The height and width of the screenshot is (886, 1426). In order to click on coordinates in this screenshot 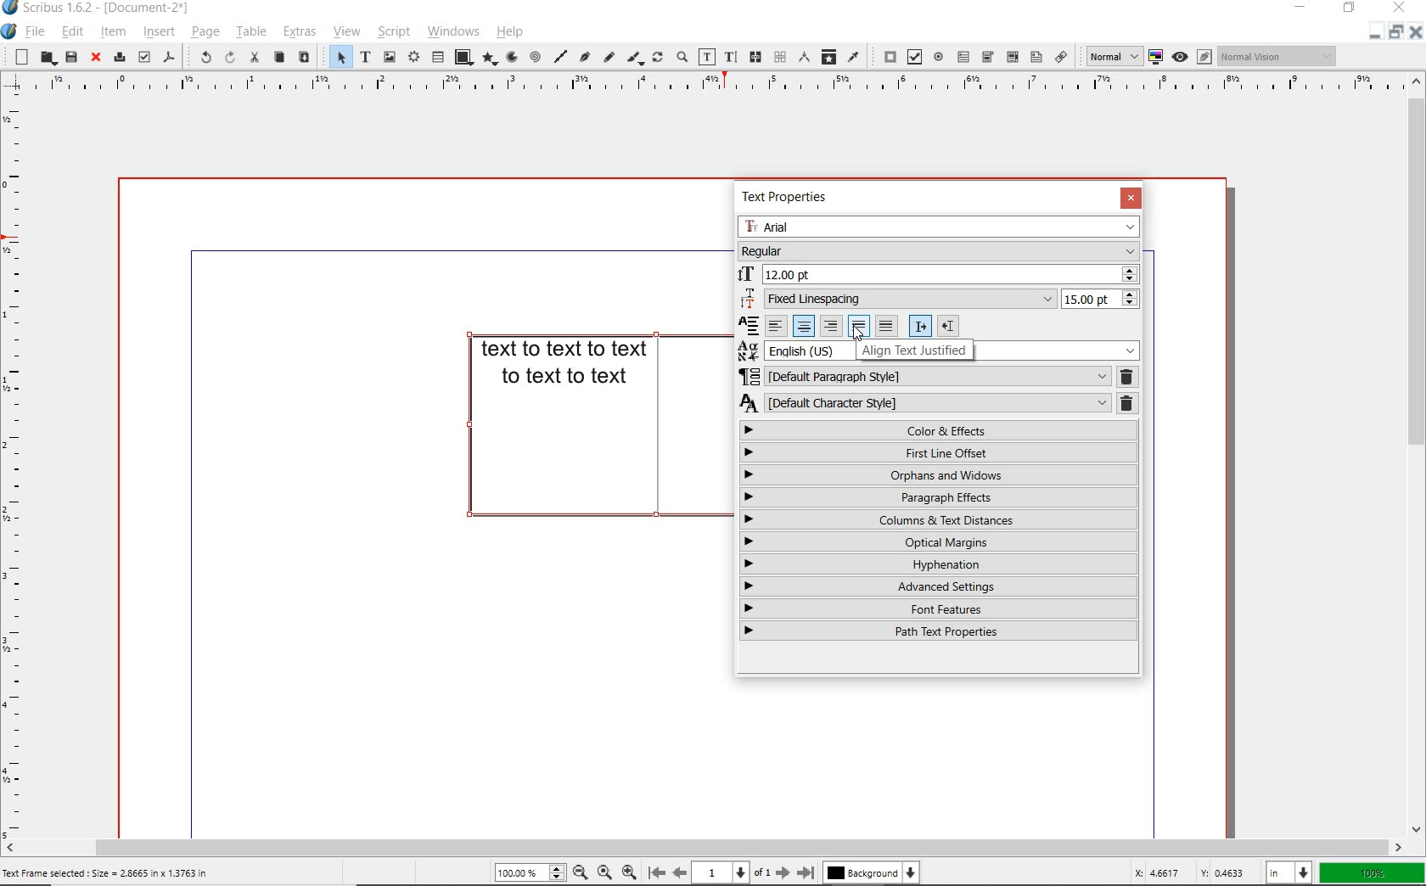, I will do `click(1188, 873)`.